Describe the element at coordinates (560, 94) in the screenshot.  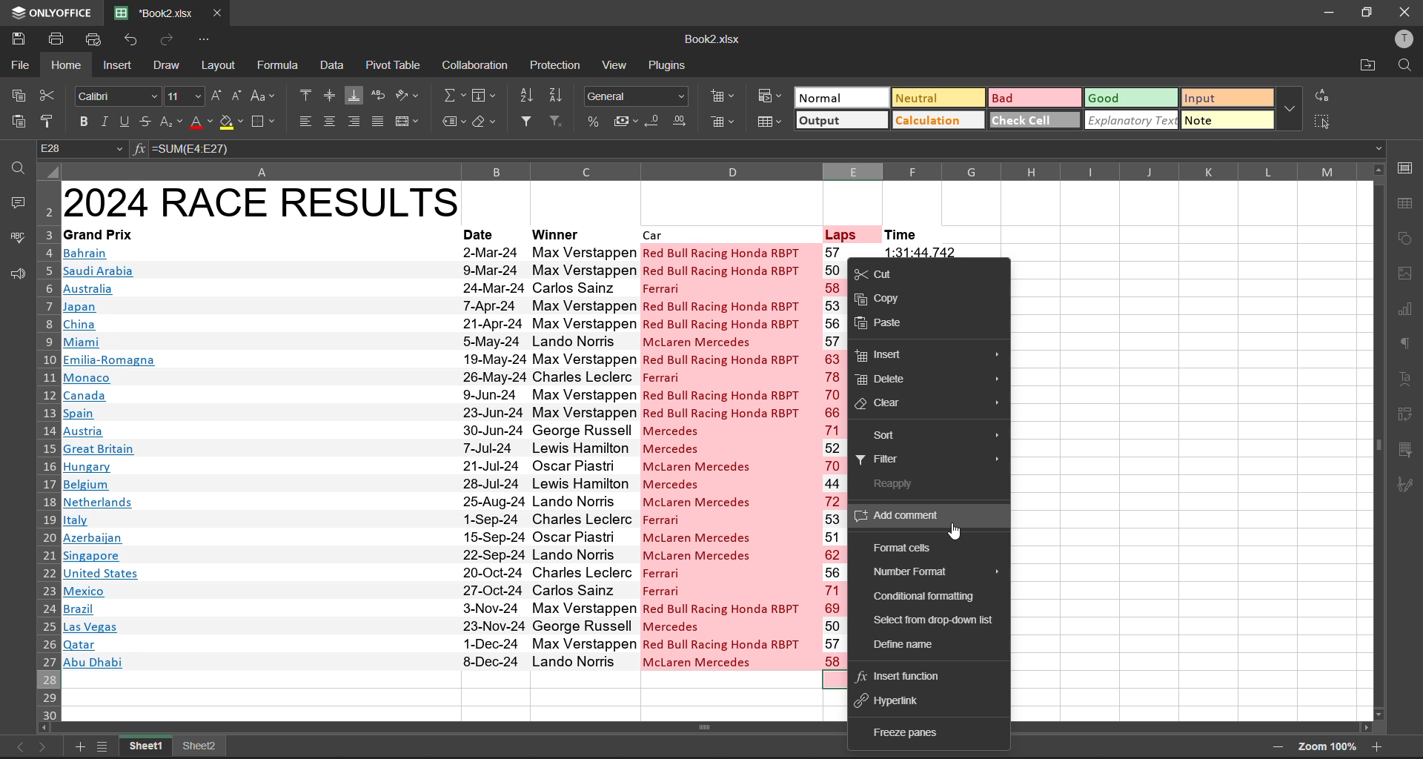
I see `sort descending` at that location.